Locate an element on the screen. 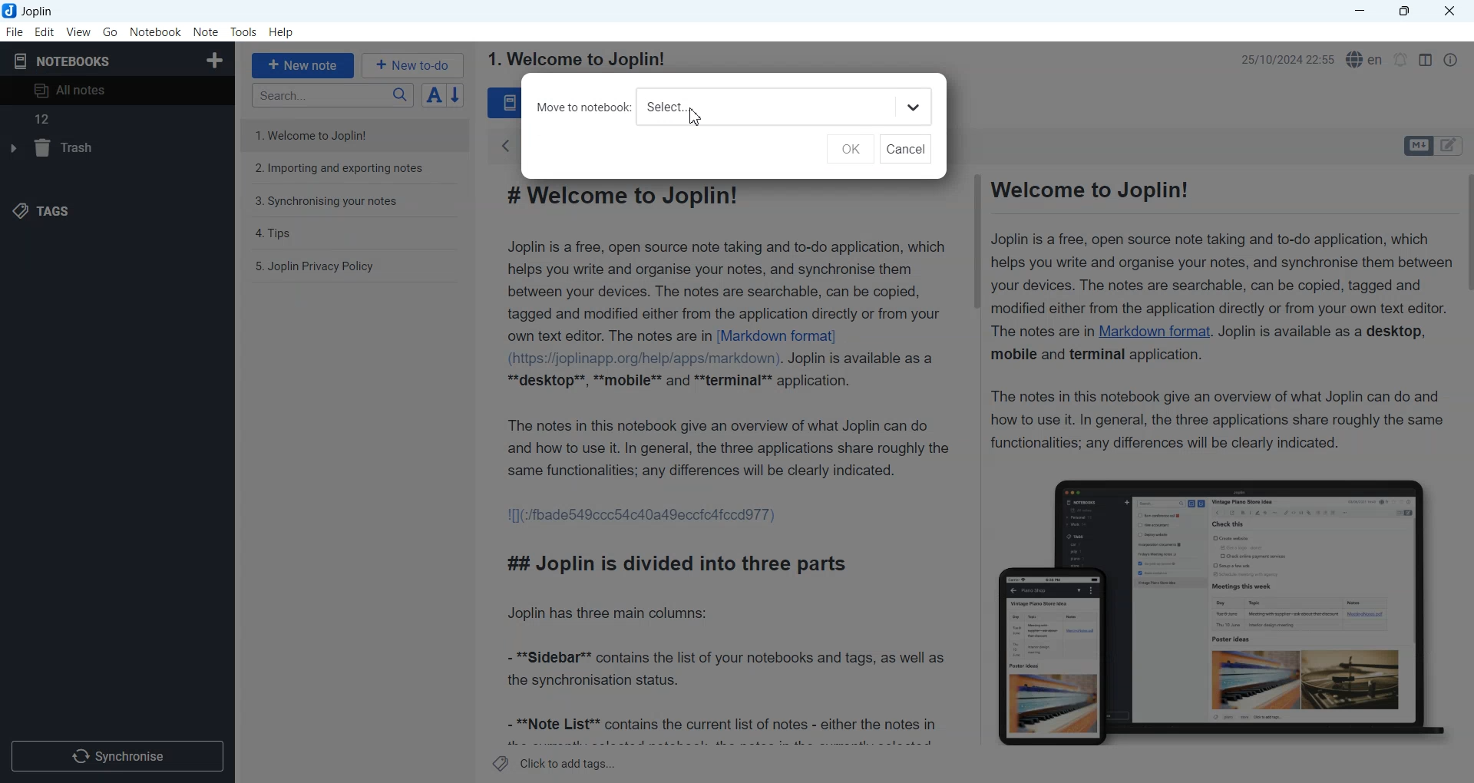 The width and height of the screenshot is (1474, 783). Tags is located at coordinates (47, 210).